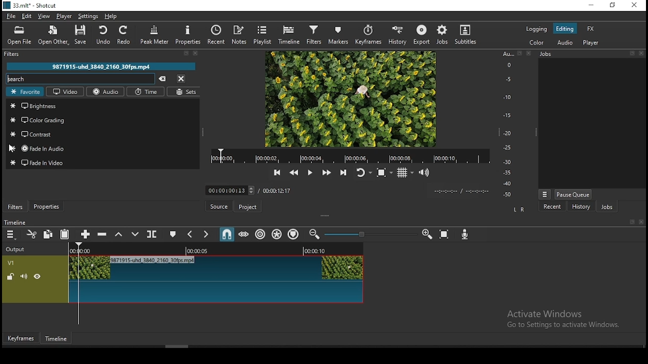  What do you see at coordinates (510, 78) in the screenshot?
I see `-5` at bounding box center [510, 78].